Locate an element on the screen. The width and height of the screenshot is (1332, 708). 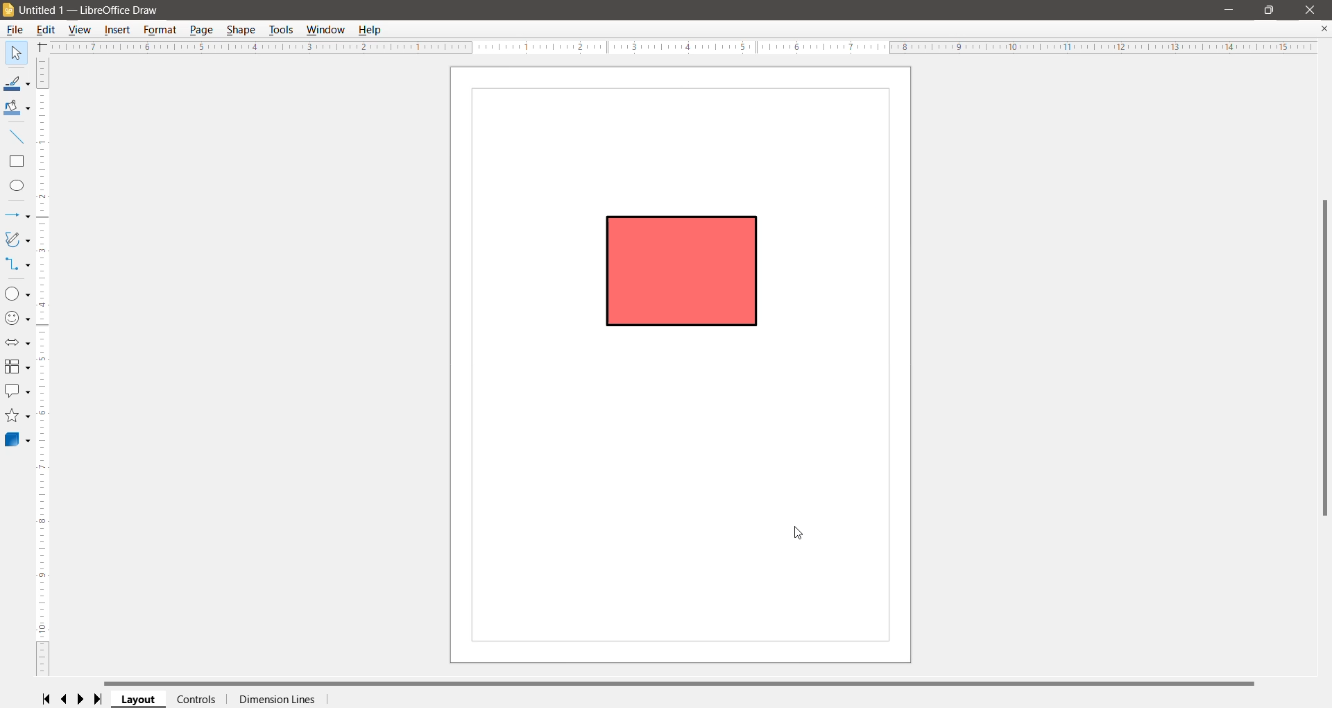
Insert is located at coordinates (119, 29).